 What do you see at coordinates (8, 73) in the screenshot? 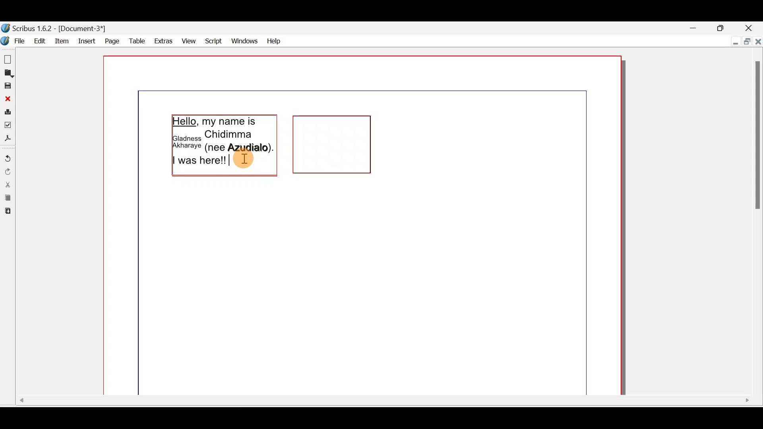
I see `Open` at bounding box center [8, 73].